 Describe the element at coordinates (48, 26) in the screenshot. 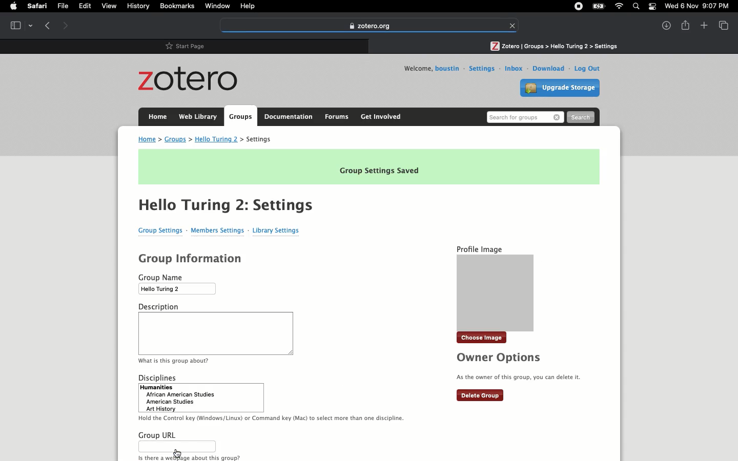

I see `Previous` at that location.